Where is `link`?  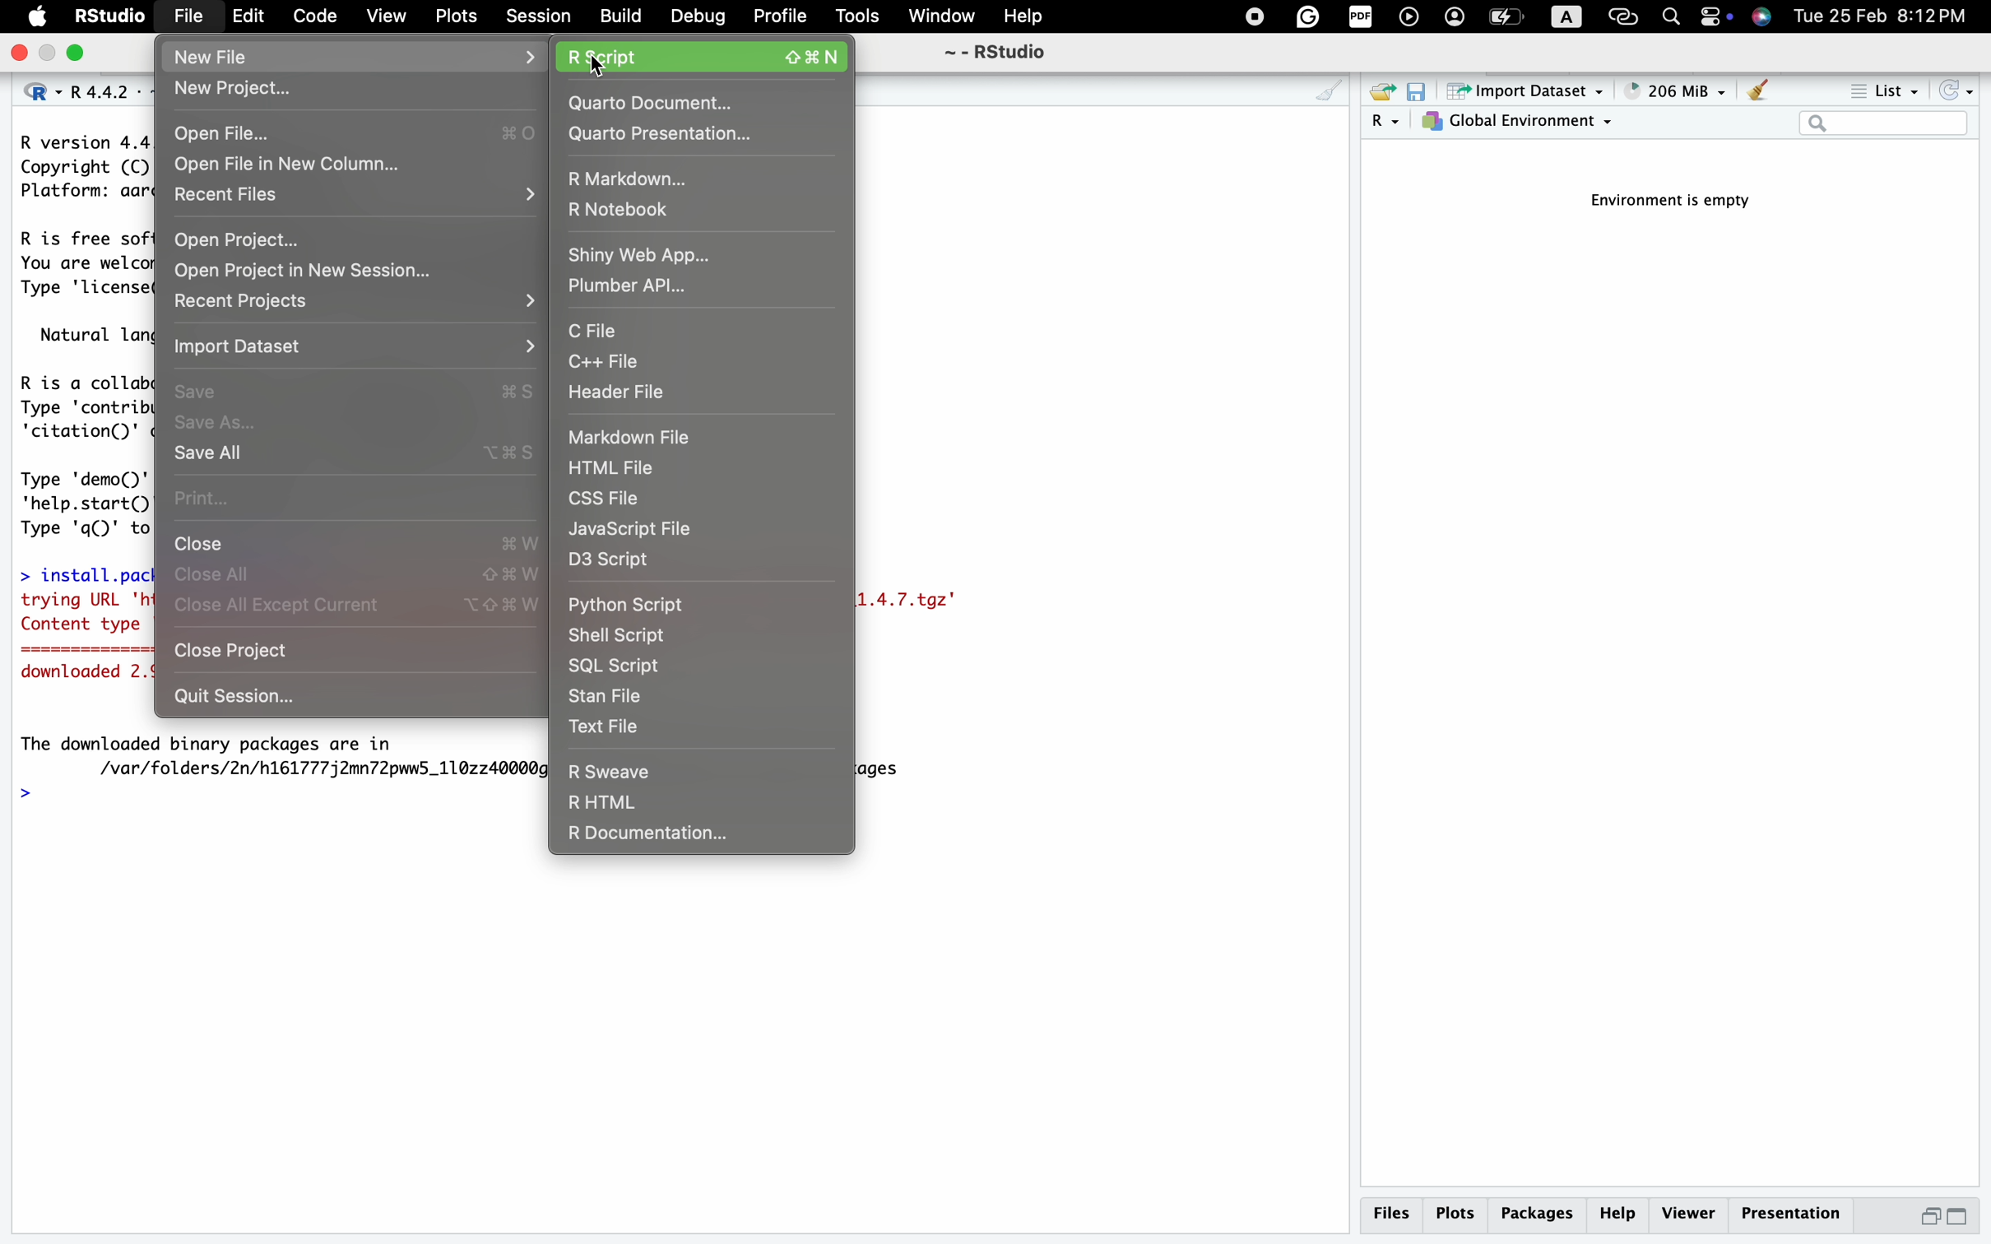 link is located at coordinates (1624, 16).